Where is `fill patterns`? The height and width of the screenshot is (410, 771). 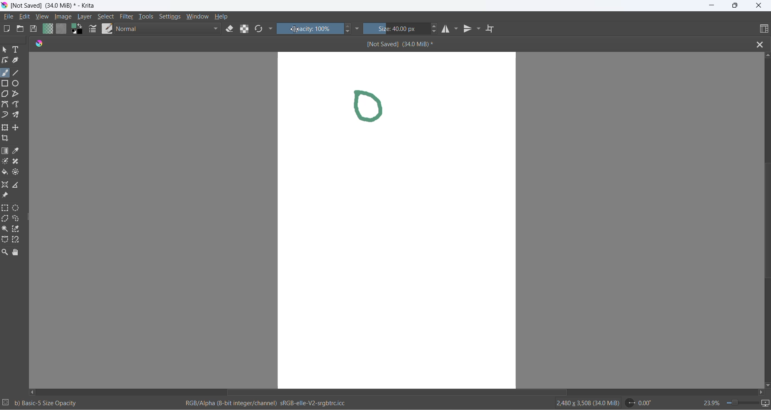
fill patterns is located at coordinates (62, 29).